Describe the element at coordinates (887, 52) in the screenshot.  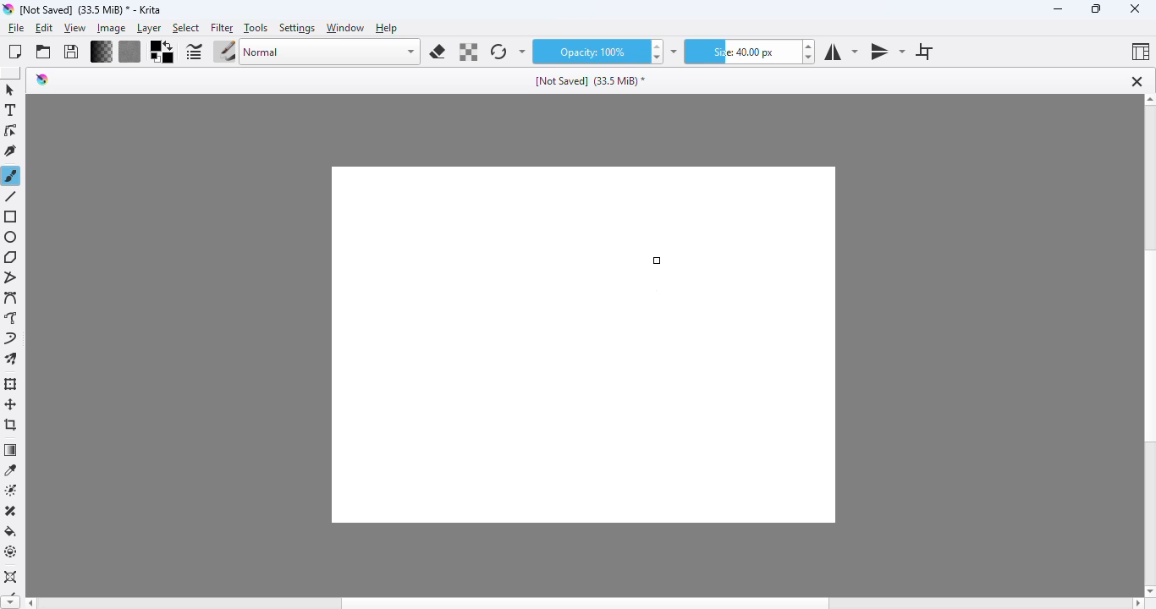
I see `vertical mirror tool` at that location.